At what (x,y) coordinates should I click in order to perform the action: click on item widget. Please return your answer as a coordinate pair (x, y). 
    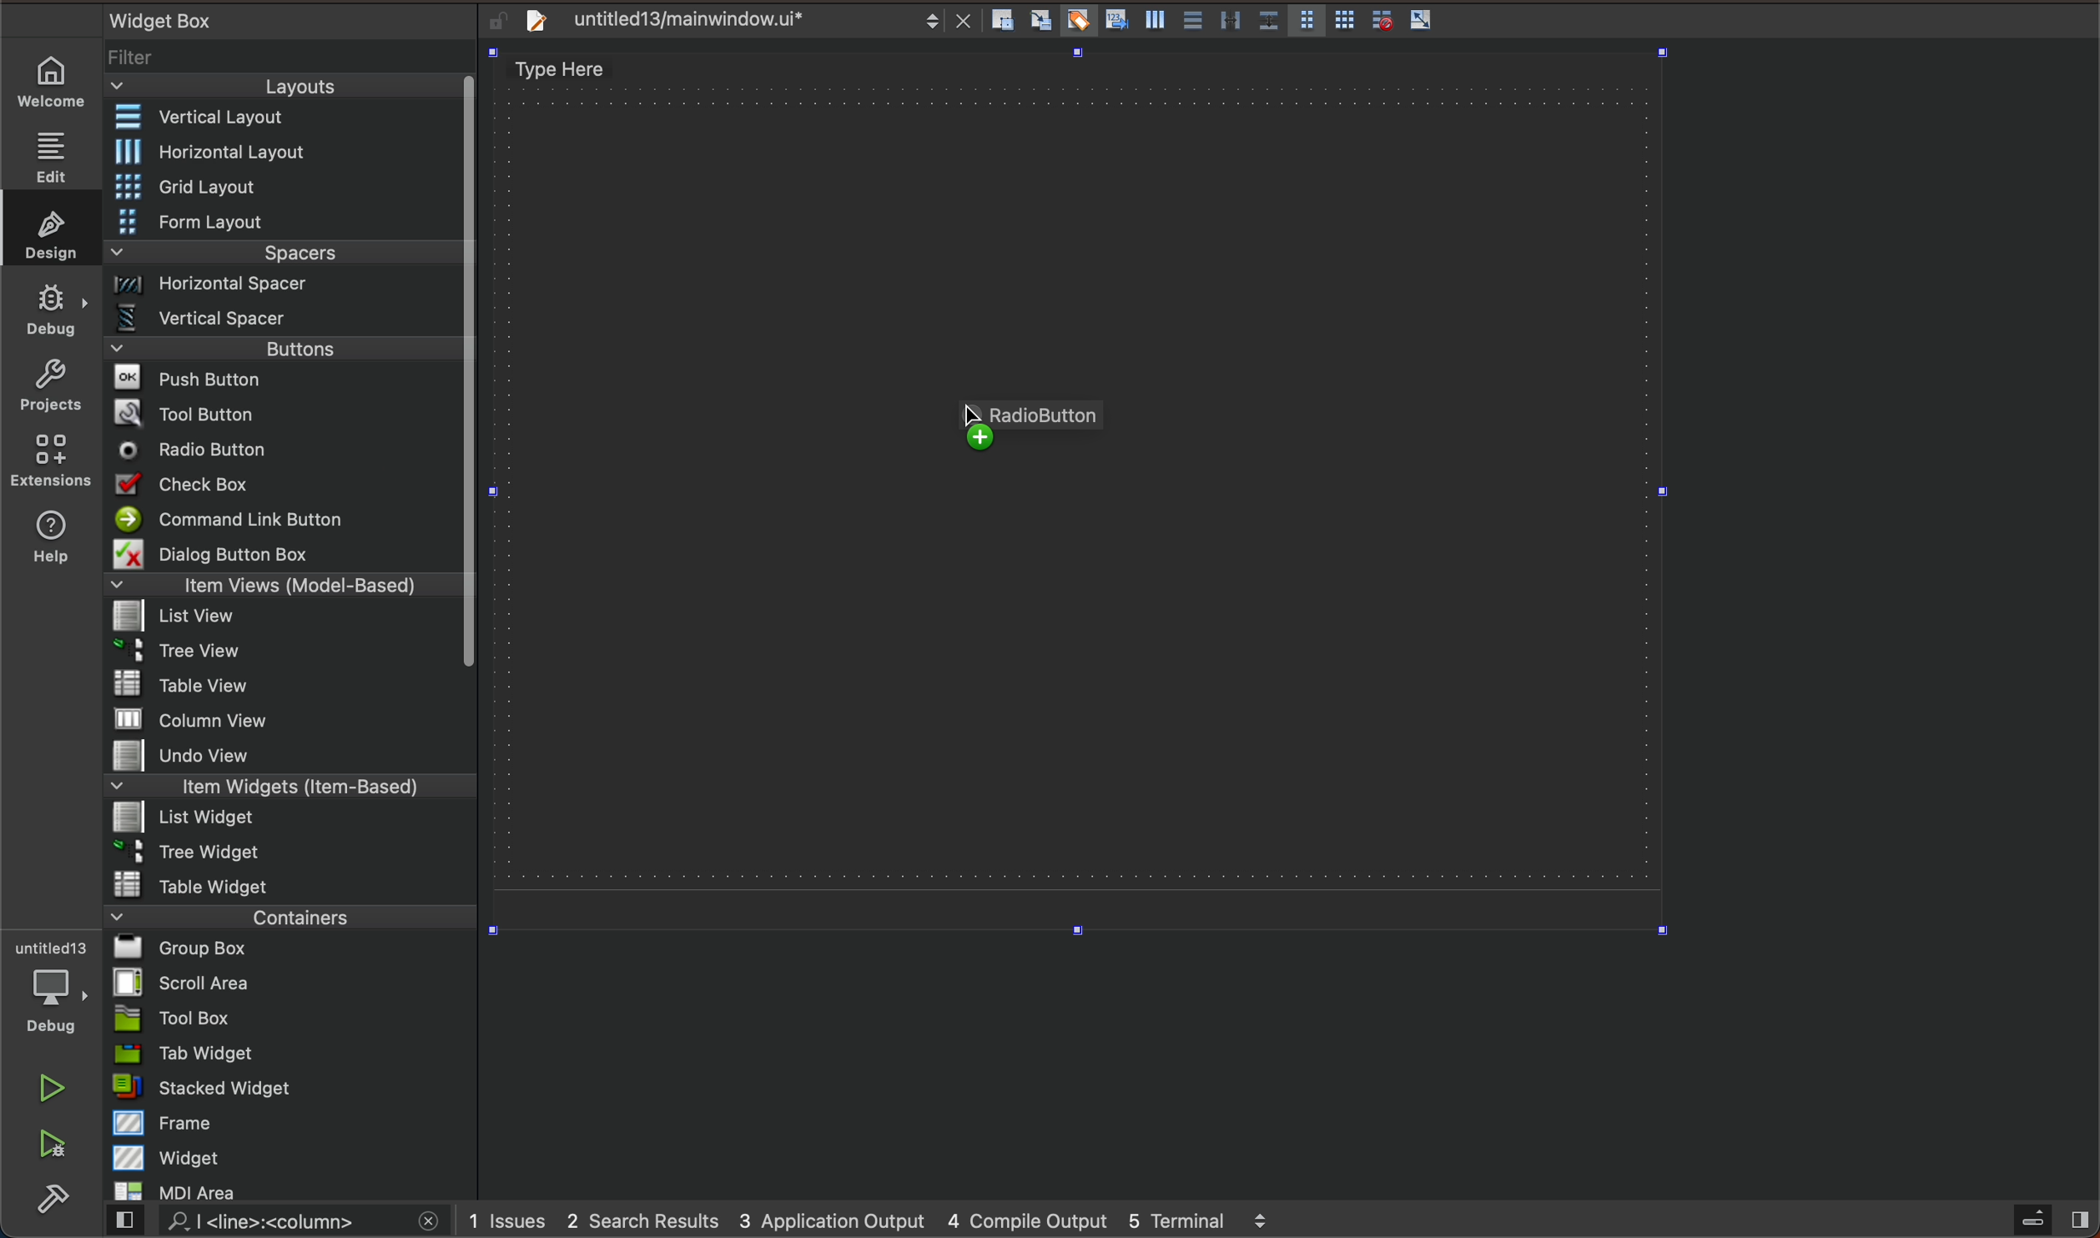
    Looking at the image, I should click on (286, 790).